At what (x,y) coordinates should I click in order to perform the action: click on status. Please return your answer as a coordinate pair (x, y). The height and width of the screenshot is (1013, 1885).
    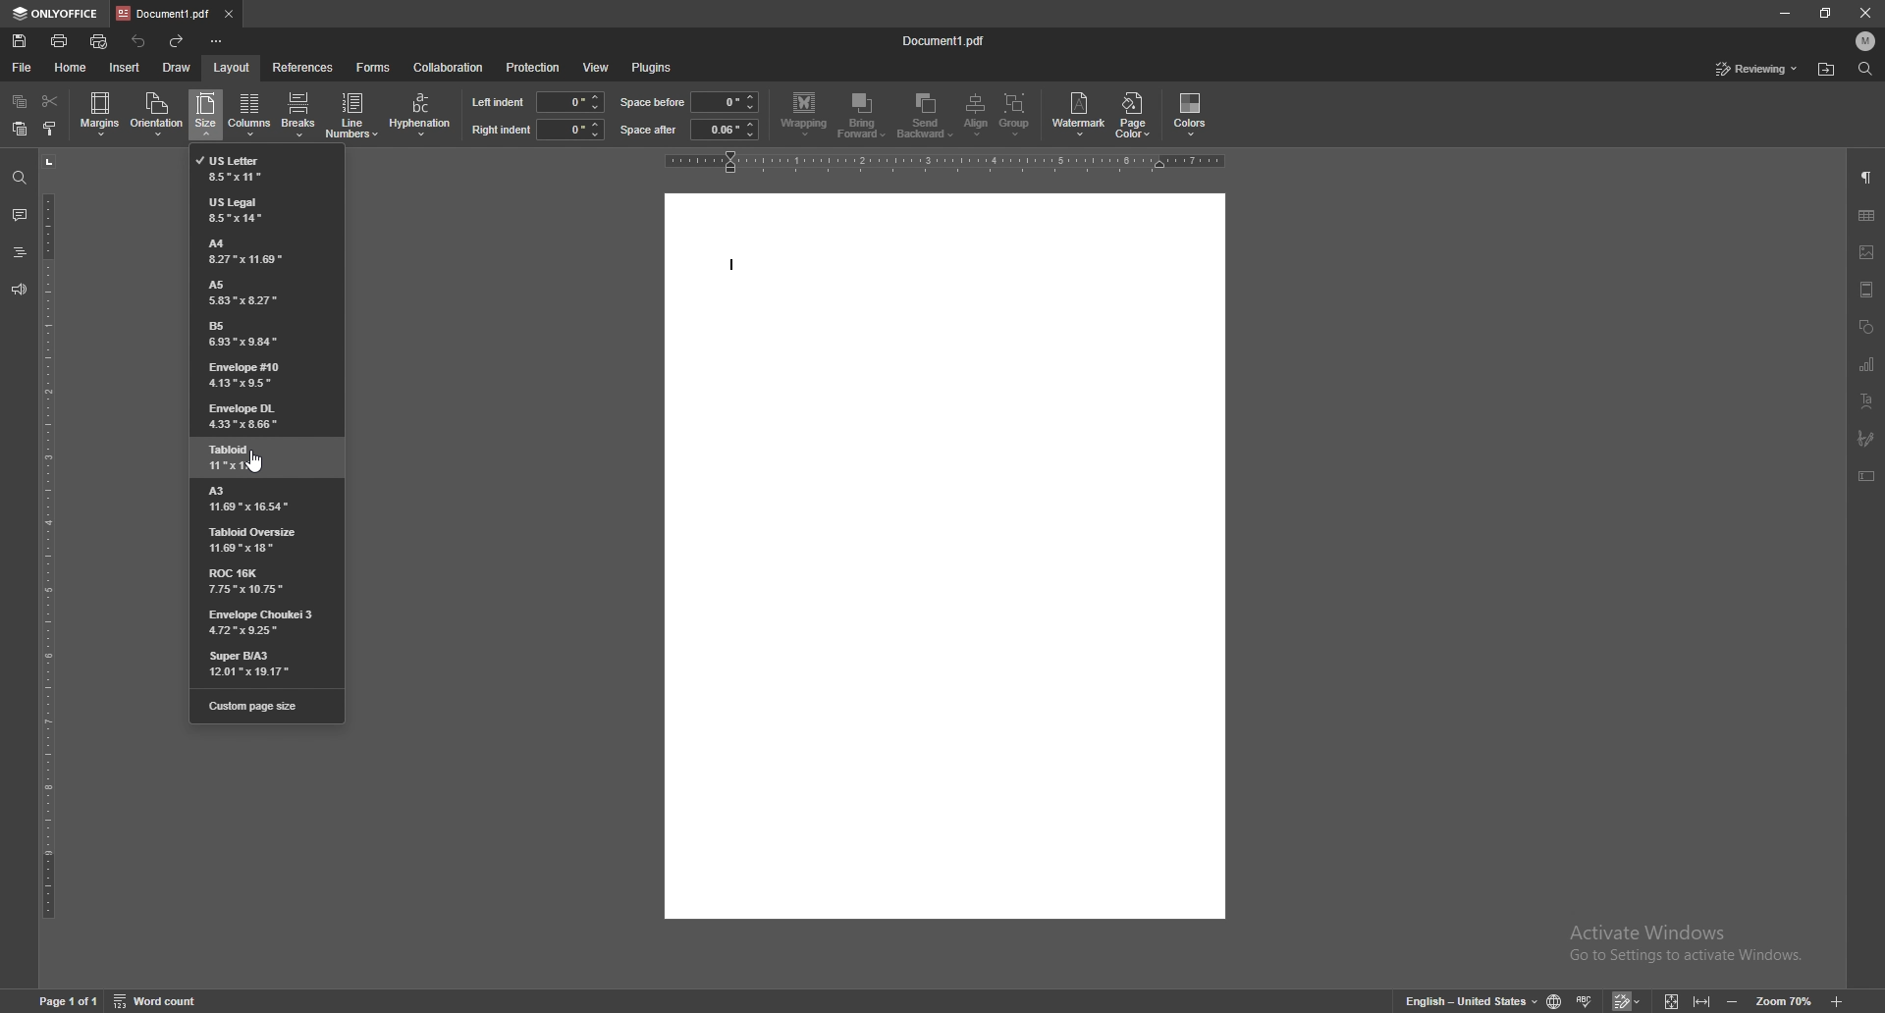
    Looking at the image, I should click on (1757, 69).